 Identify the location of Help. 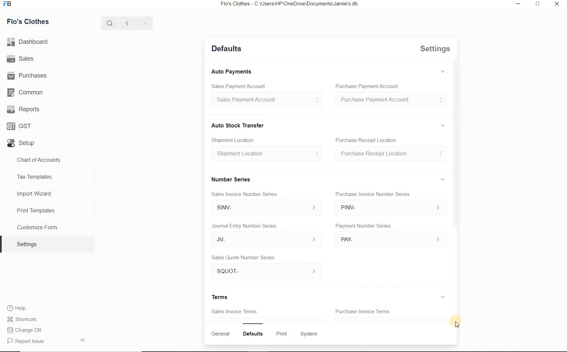
(17, 308).